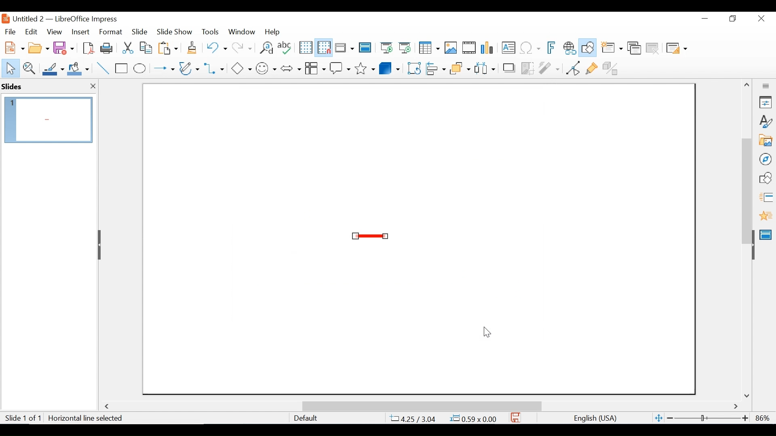 The image size is (776, 436). What do you see at coordinates (52, 69) in the screenshot?
I see `Line Color` at bounding box center [52, 69].